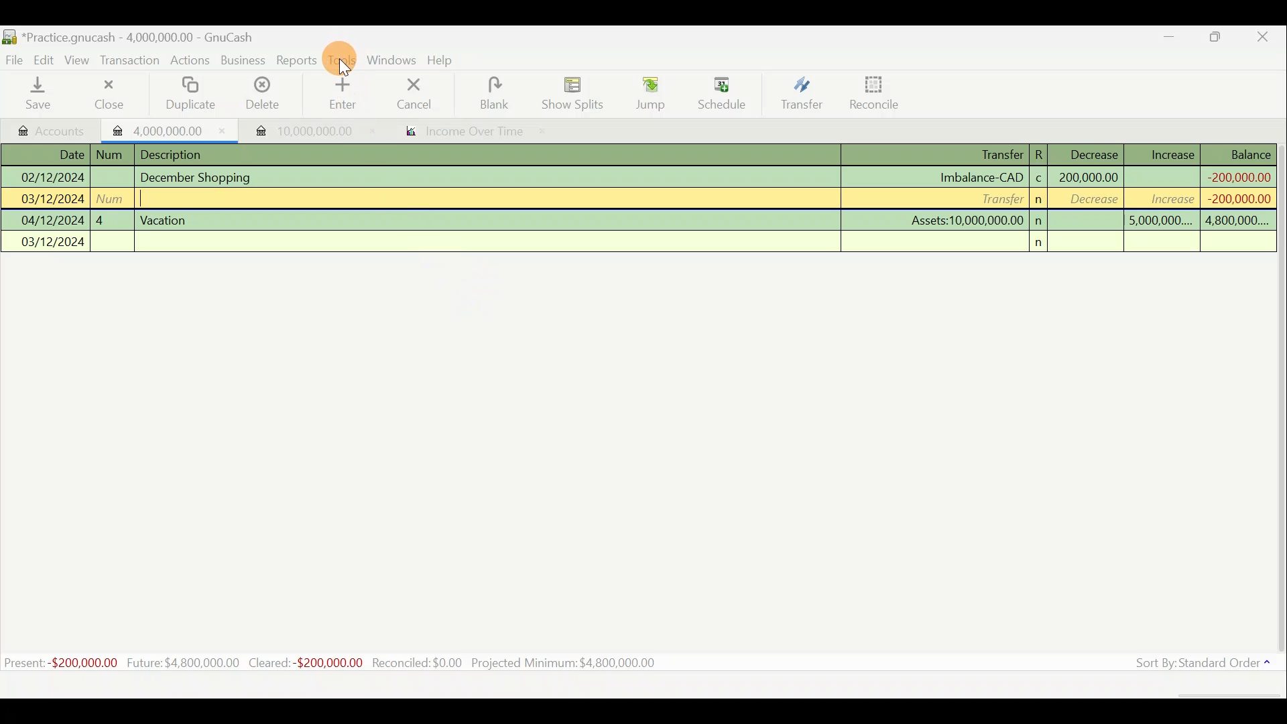  Describe the element at coordinates (1040, 200) in the screenshot. I see `n` at that location.